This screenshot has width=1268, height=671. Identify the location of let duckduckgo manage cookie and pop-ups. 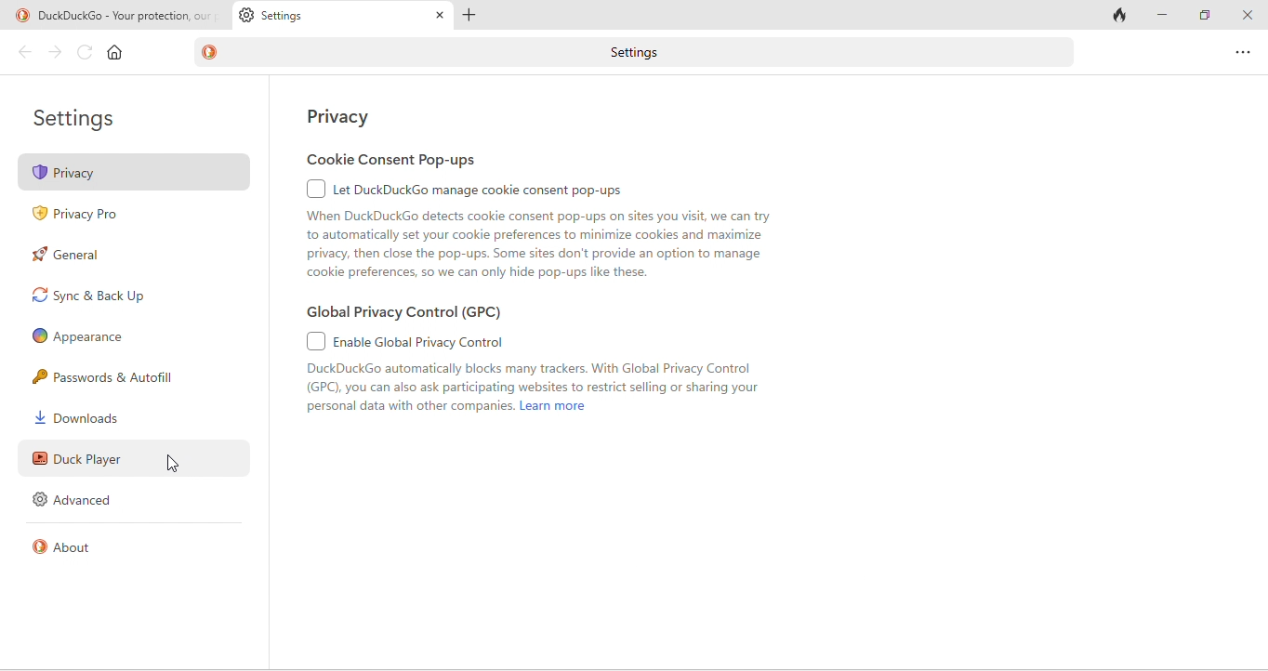
(543, 230).